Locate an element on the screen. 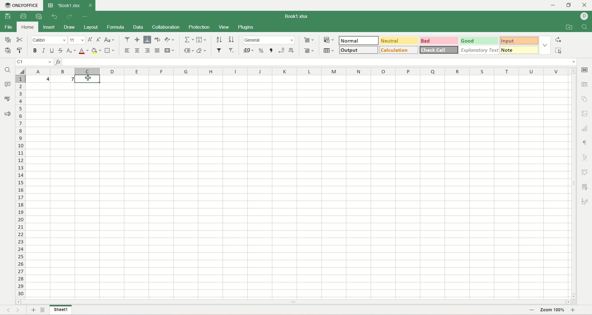  Book1.xlsx is located at coordinates (298, 16).